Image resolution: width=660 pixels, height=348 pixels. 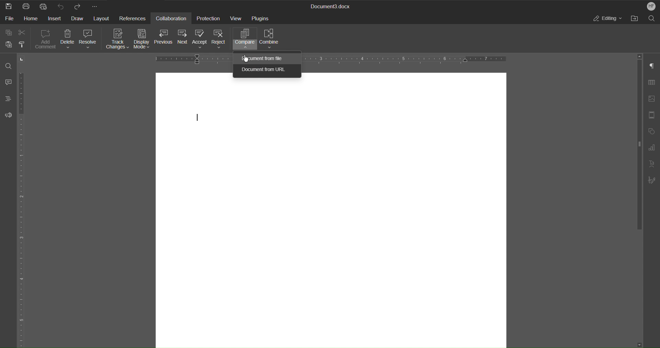 What do you see at coordinates (199, 39) in the screenshot?
I see `Accept` at bounding box center [199, 39].